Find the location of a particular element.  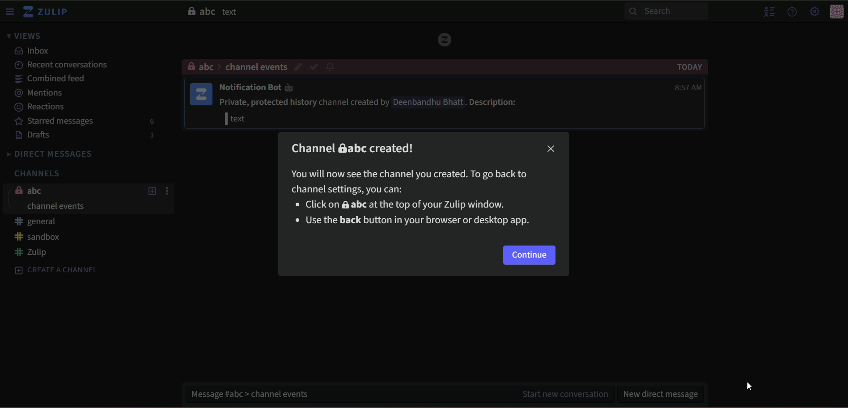

main menu is located at coordinates (814, 11).